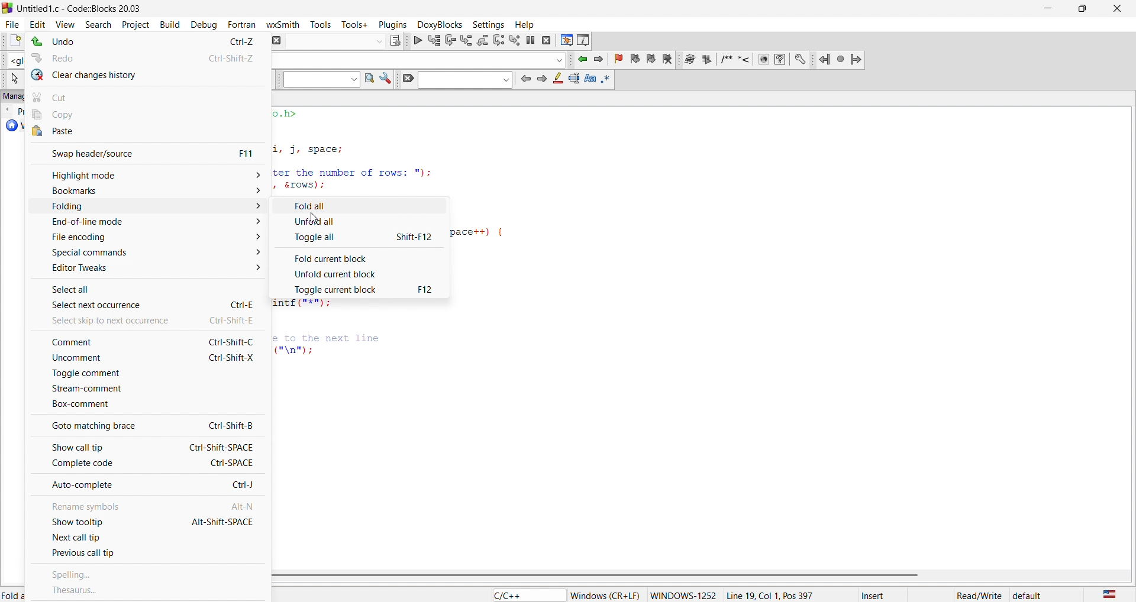  I want to click on input box, so click(333, 40).